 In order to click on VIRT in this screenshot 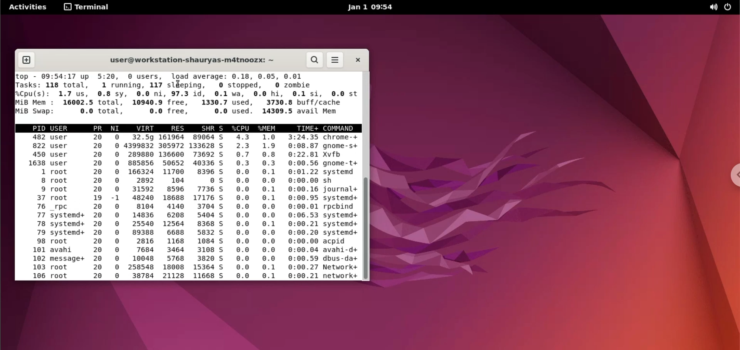, I will do `click(141, 207)`.